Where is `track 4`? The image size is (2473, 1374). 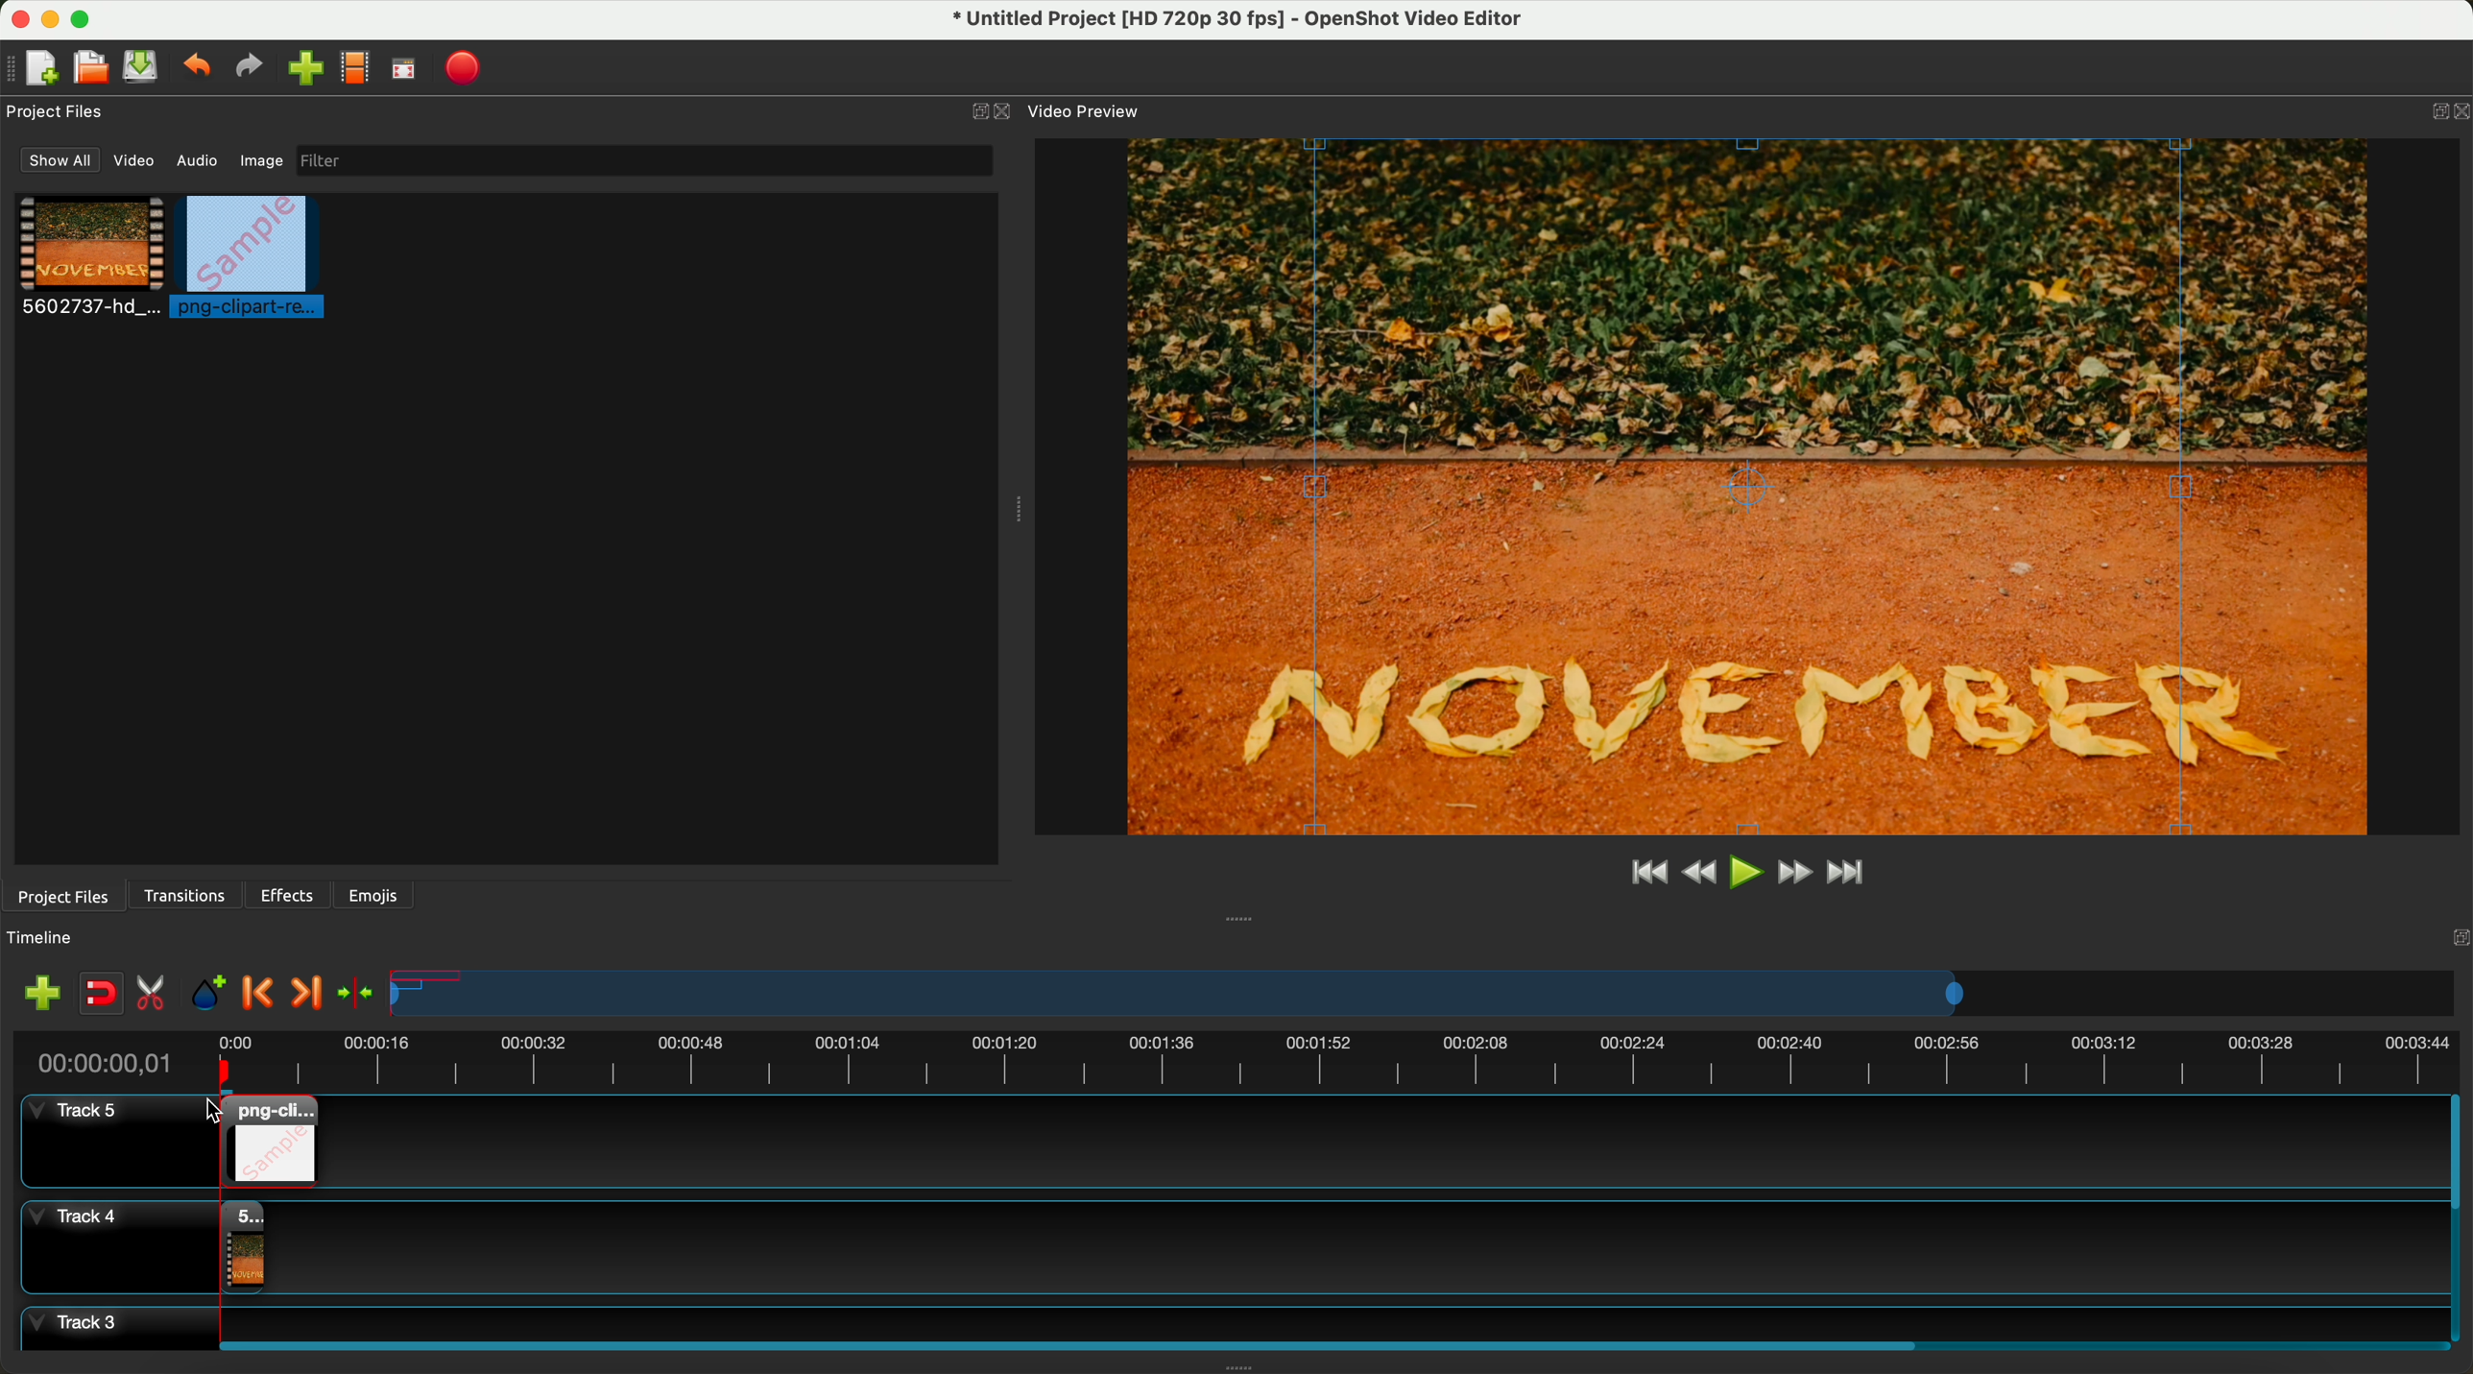 track 4 is located at coordinates (114, 1242).